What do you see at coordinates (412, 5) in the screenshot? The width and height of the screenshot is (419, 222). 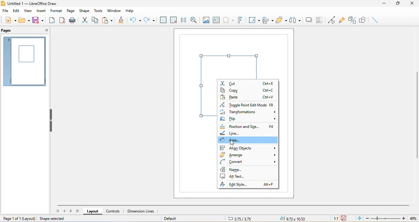 I see `close` at bounding box center [412, 5].